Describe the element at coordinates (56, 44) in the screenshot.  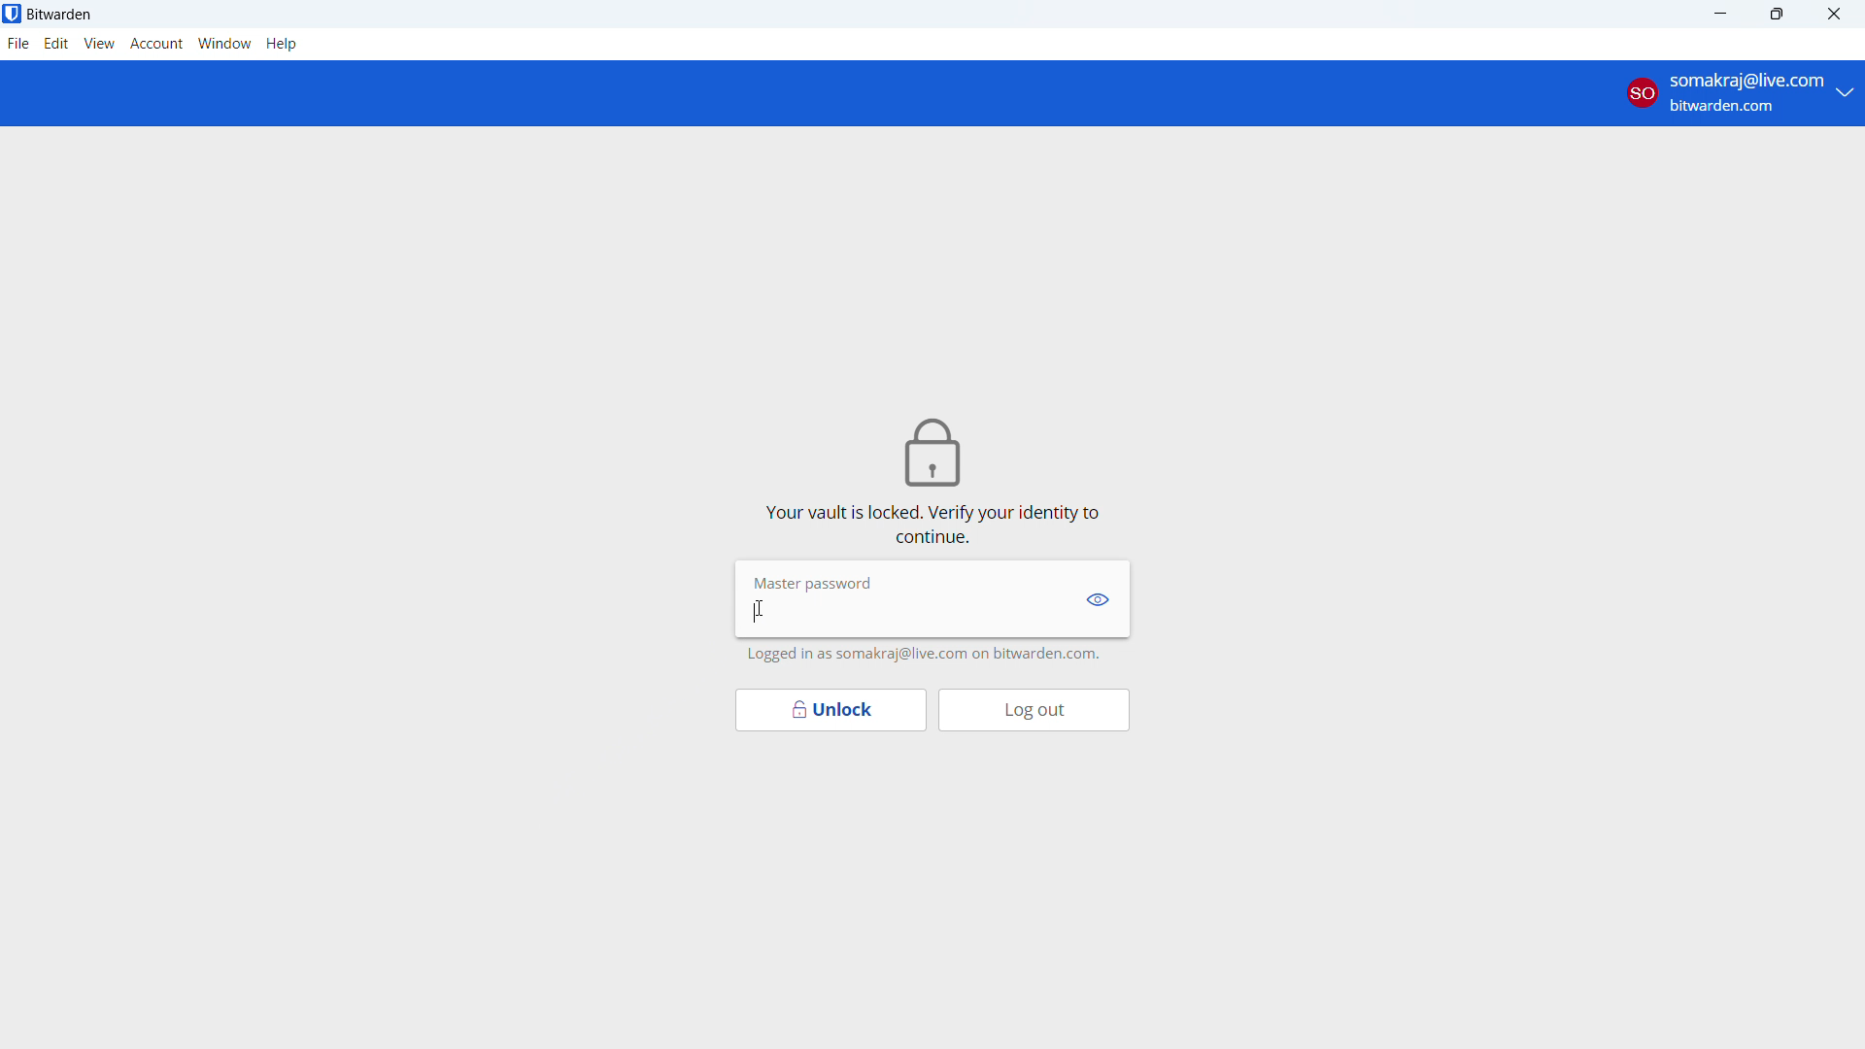
I see `edit` at that location.